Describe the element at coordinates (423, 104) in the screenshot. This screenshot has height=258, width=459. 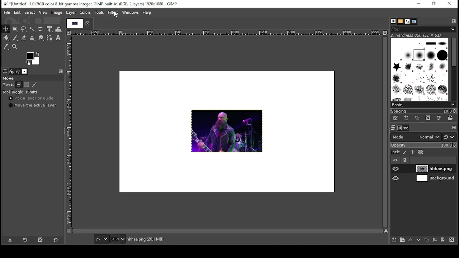
I see `select brush preset` at that location.